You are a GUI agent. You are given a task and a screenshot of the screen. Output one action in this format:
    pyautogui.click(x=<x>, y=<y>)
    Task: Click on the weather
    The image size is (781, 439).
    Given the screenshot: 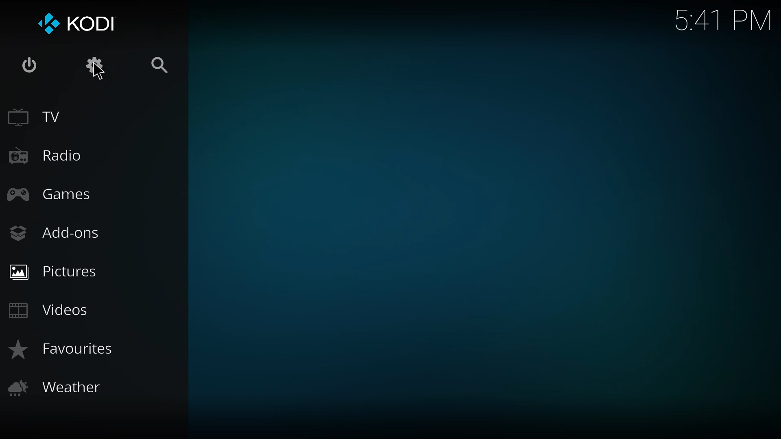 What is the action you would take?
    pyautogui.click(x=57, y=389)
    